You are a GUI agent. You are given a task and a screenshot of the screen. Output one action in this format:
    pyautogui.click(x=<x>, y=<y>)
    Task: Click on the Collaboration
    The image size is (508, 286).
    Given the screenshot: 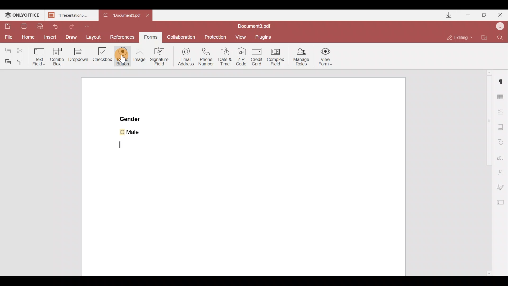 What is the action you would take?
    pyautogui.click(x=183, y=37)
    